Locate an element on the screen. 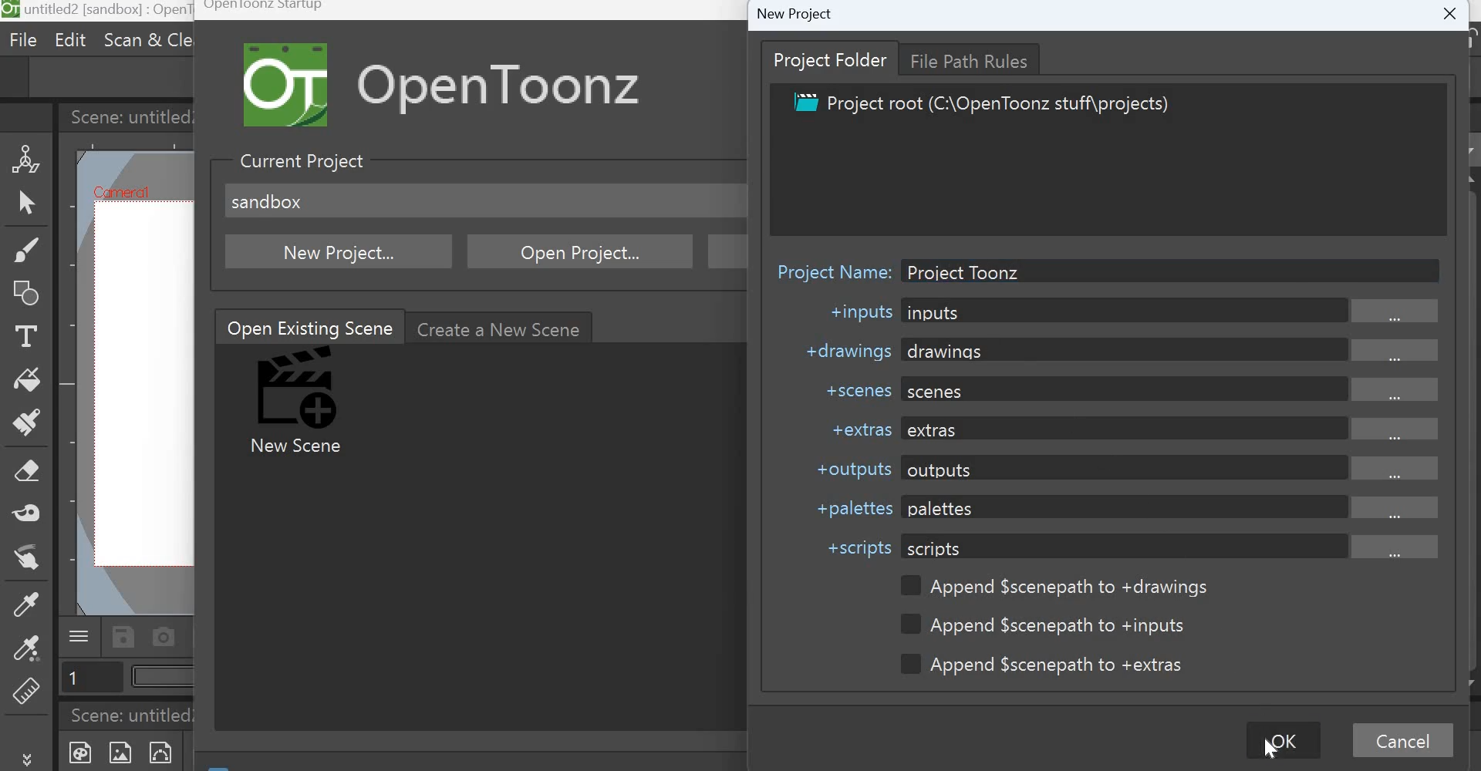 The image size is (1481, 771). Capture is located at coordinates (166, 636).